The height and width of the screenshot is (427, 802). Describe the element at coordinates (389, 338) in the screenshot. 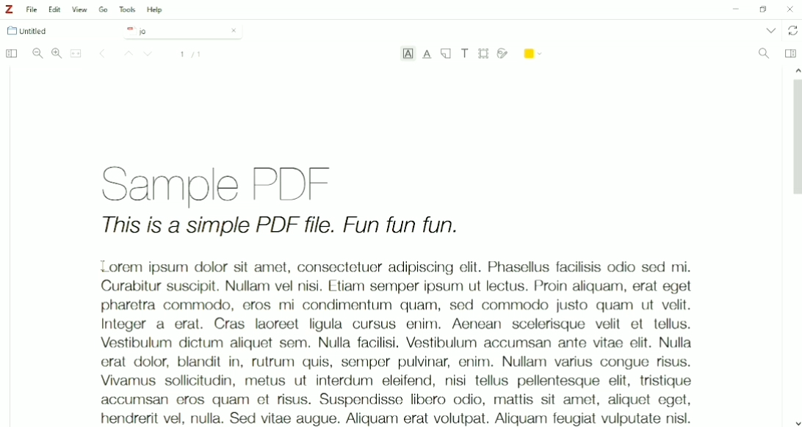

I see `Lorem ipsum dolor sit amet, consectetur adipiscing elit, sed do eiusmod tempor incididunt ut labore et dolore magna aliqua. Ut enim ad minim veniam, quis nostrud exercitation ullamco laboris nisi ut aliquip ex ea commodo consequat. Duis aute irure dolor in reprehenderit in voluptate velit esse cillum dolore eu fugiat nulla pariatur. Excepteur sint occaecat cupidatat non proident, sunt in culpa qui officia deserunt mollit anim id est laborum` at that location.